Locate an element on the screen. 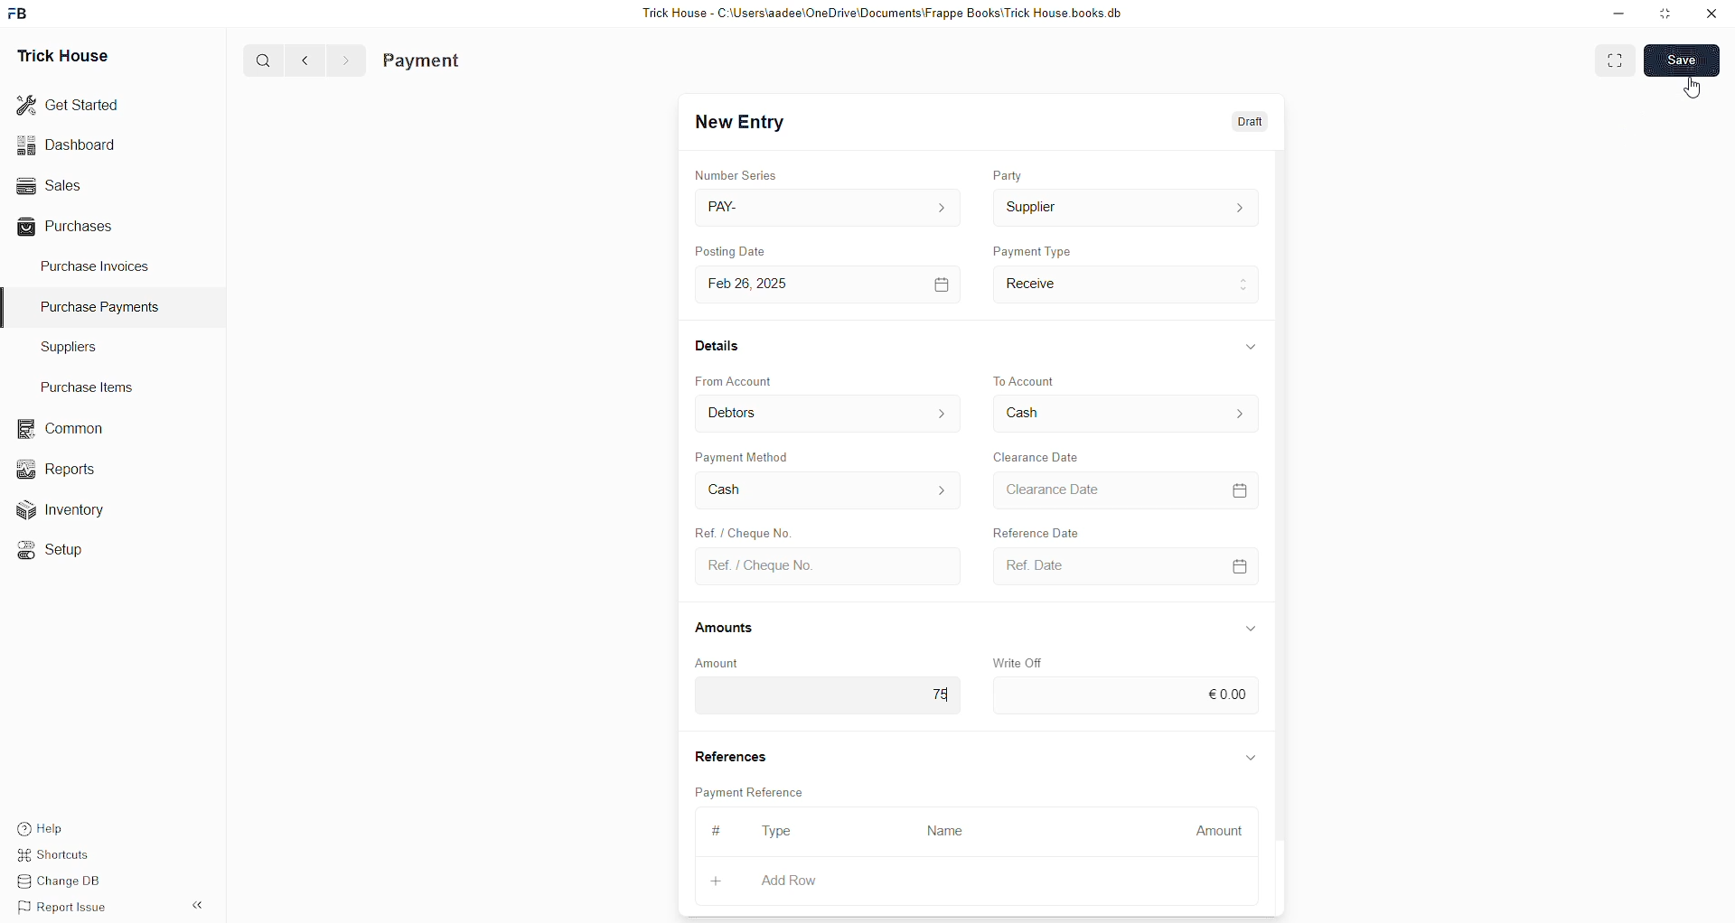  back is located at coordinates (306, 60).